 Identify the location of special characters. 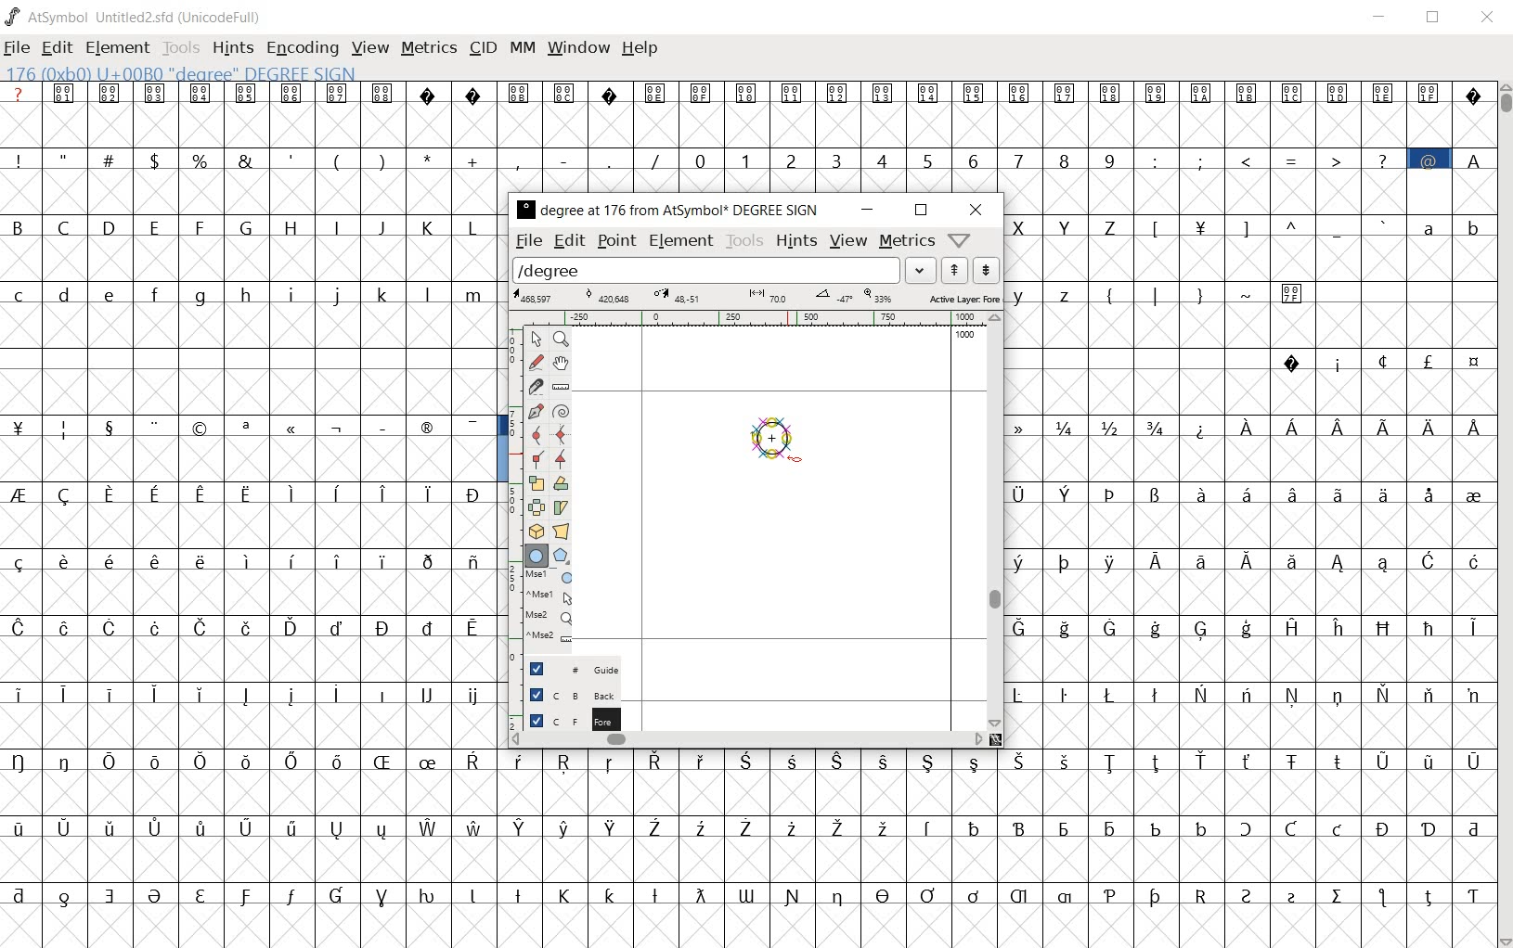
(335, 158).